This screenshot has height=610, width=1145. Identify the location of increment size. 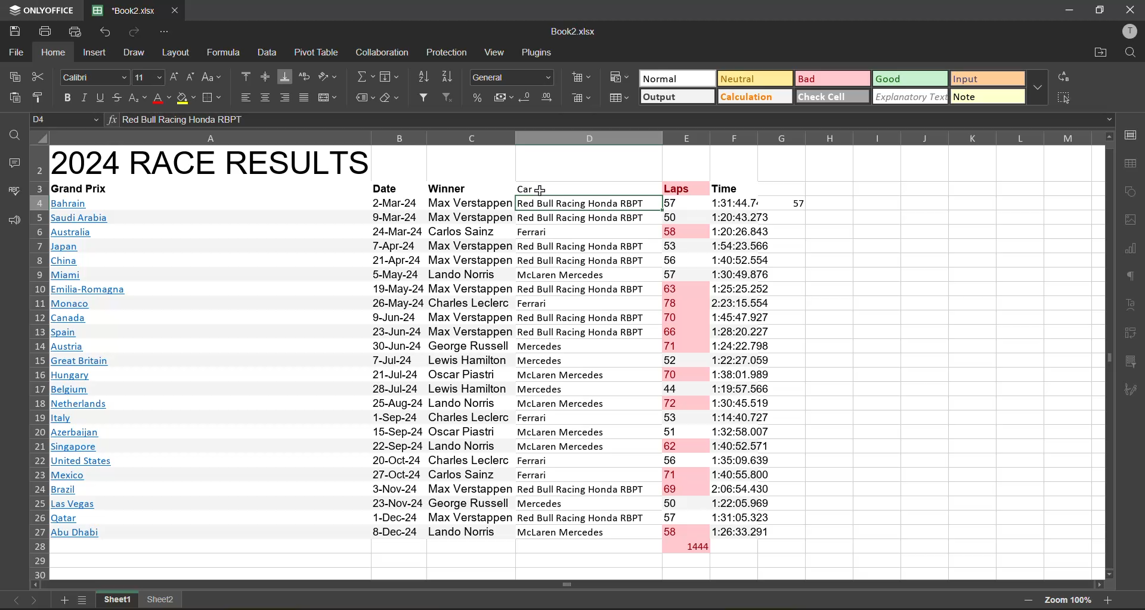
(176, 77).